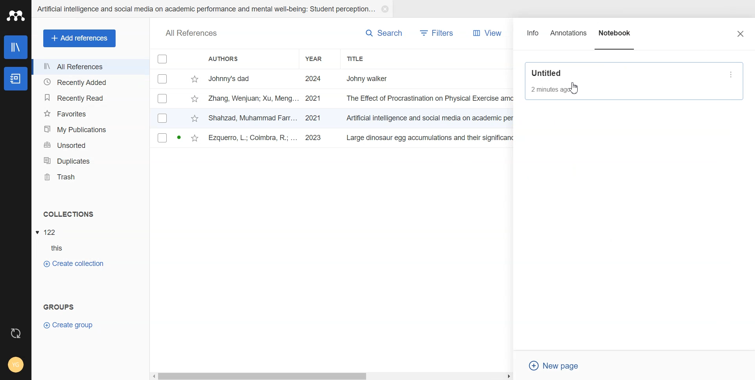  I want to click on all references, so click(192, 34).